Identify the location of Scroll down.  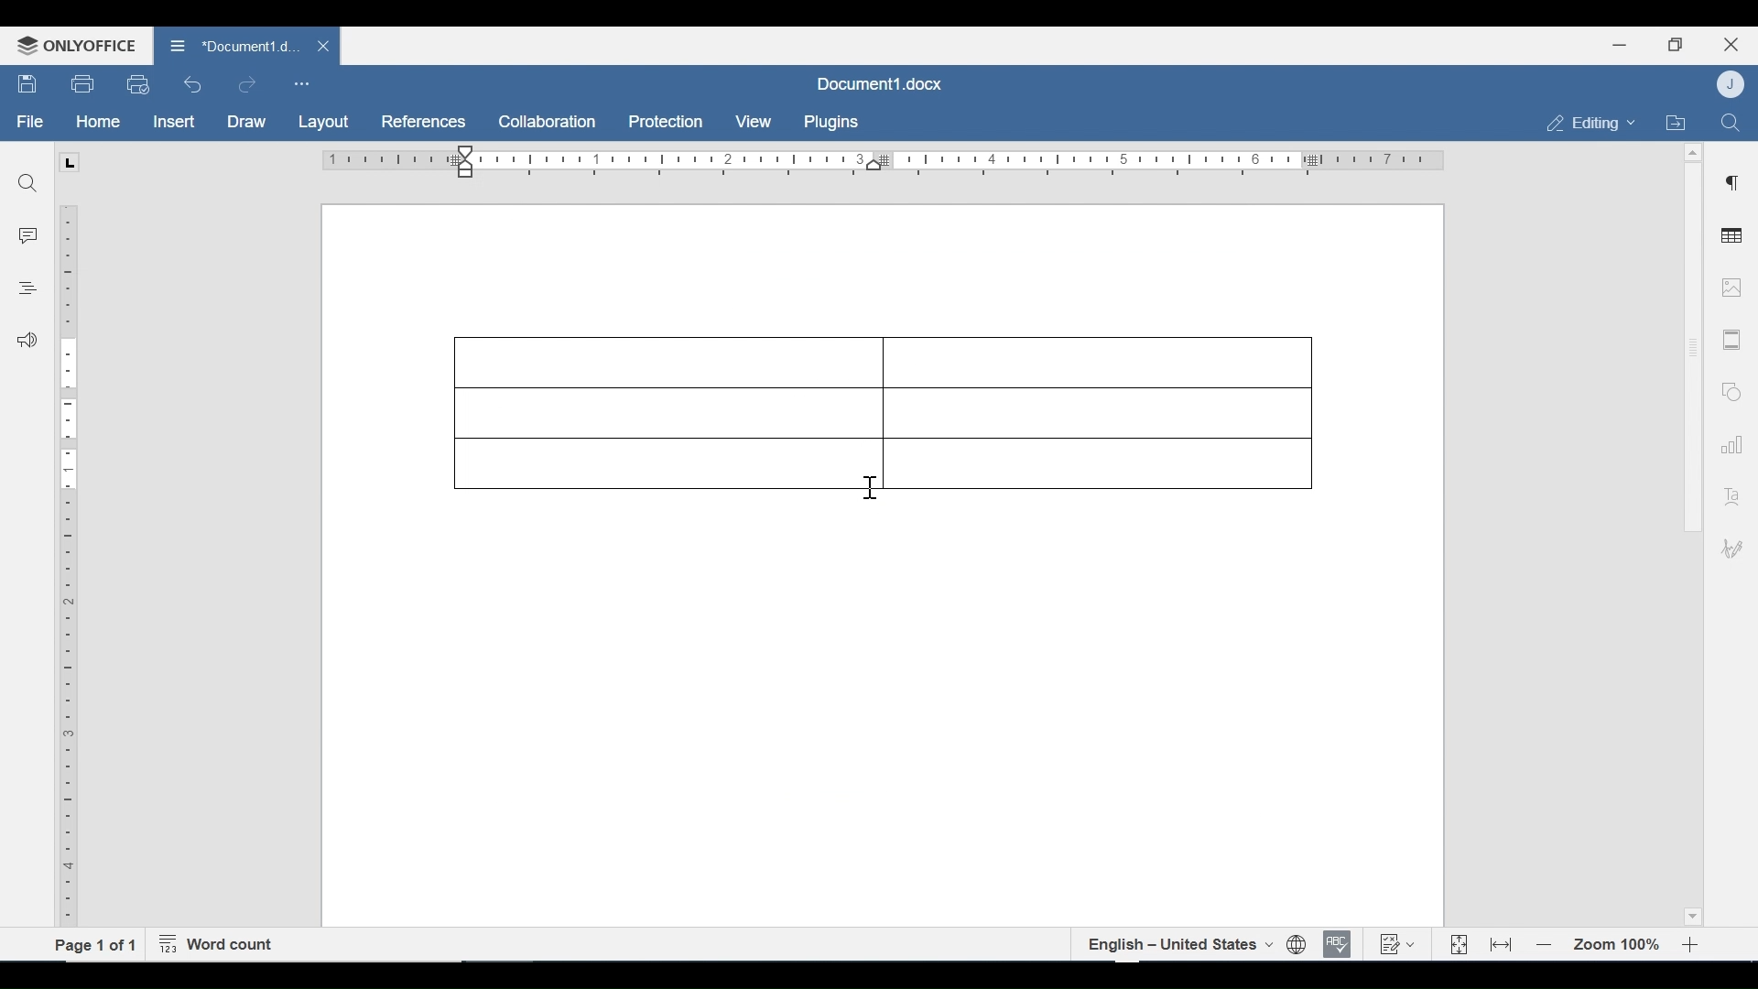
(1691, 914).